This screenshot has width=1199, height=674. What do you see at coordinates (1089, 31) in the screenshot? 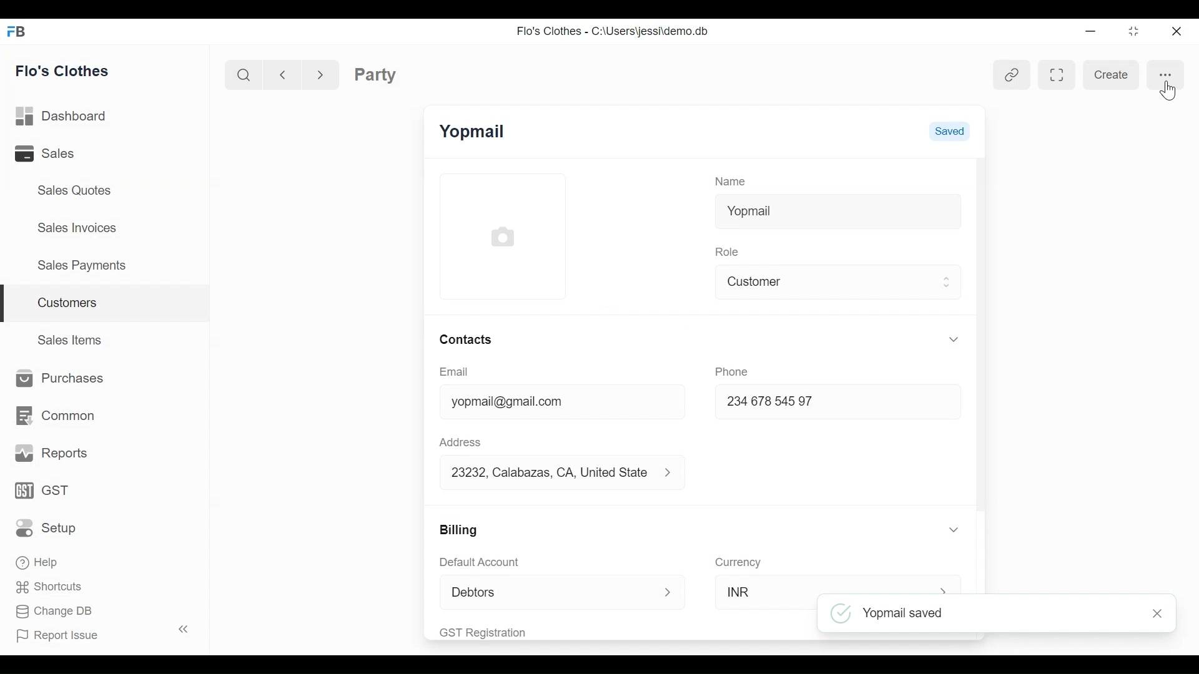
I see `minimize` at bounding box center [1089, 31].